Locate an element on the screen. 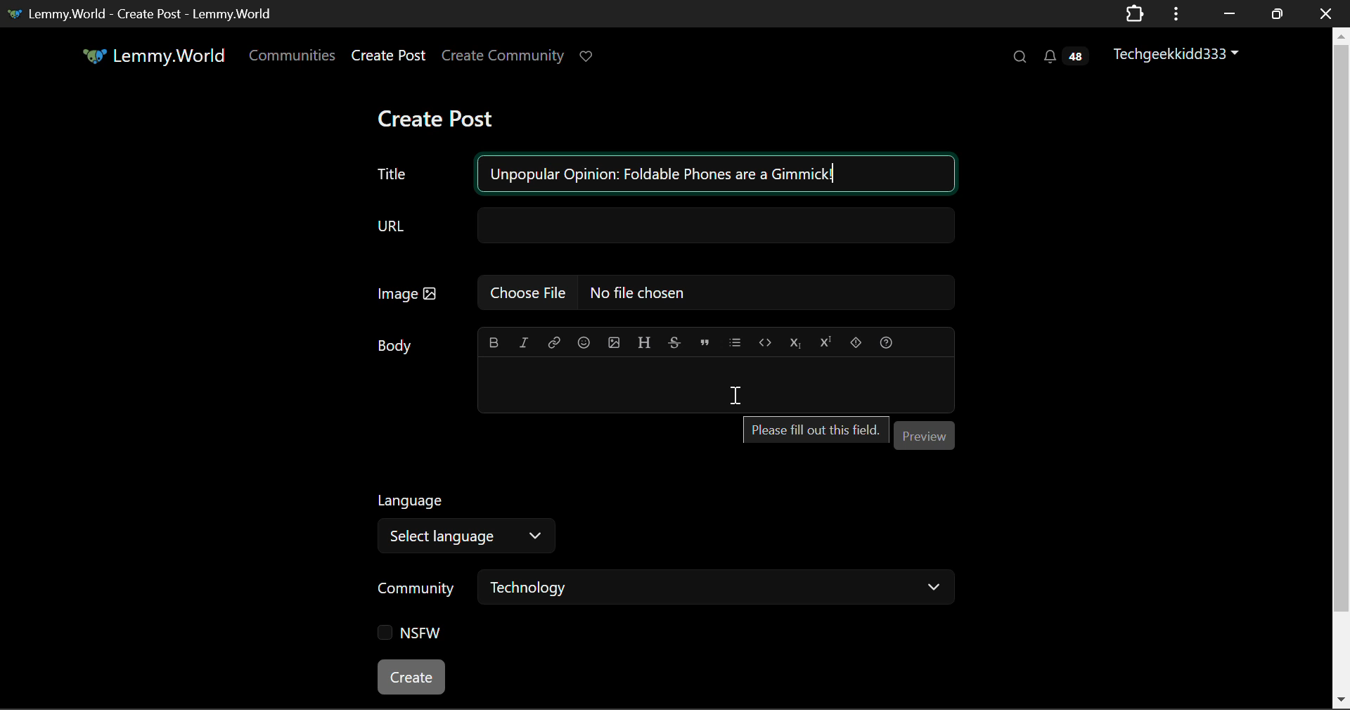 The width and height of the screenshot is (1350, 710). link is located at coordinates (554, 341).